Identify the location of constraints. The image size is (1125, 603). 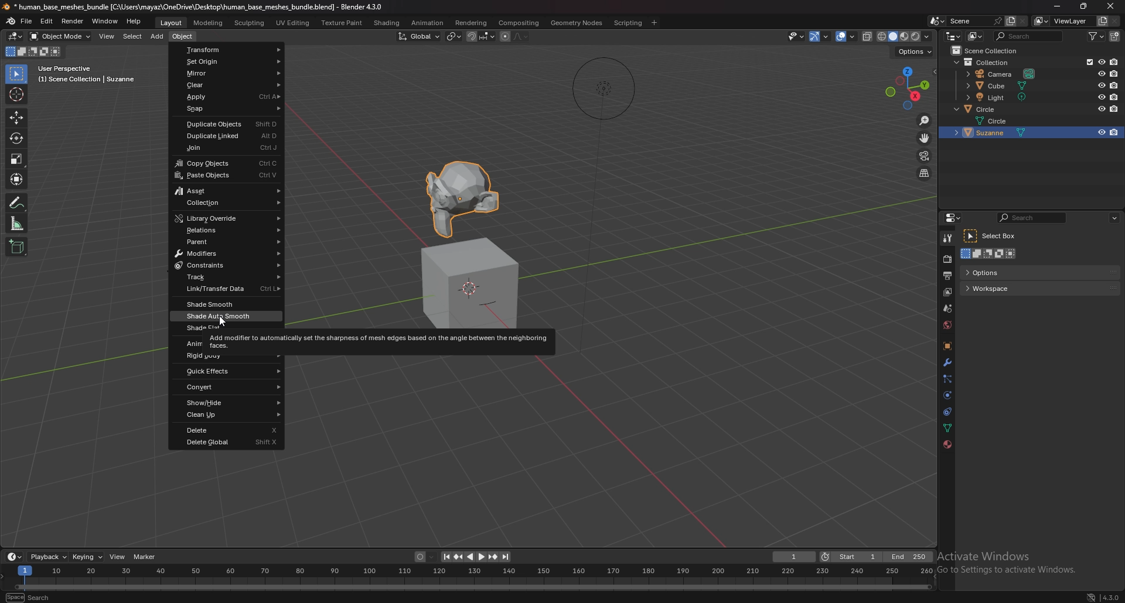
(949, 412).